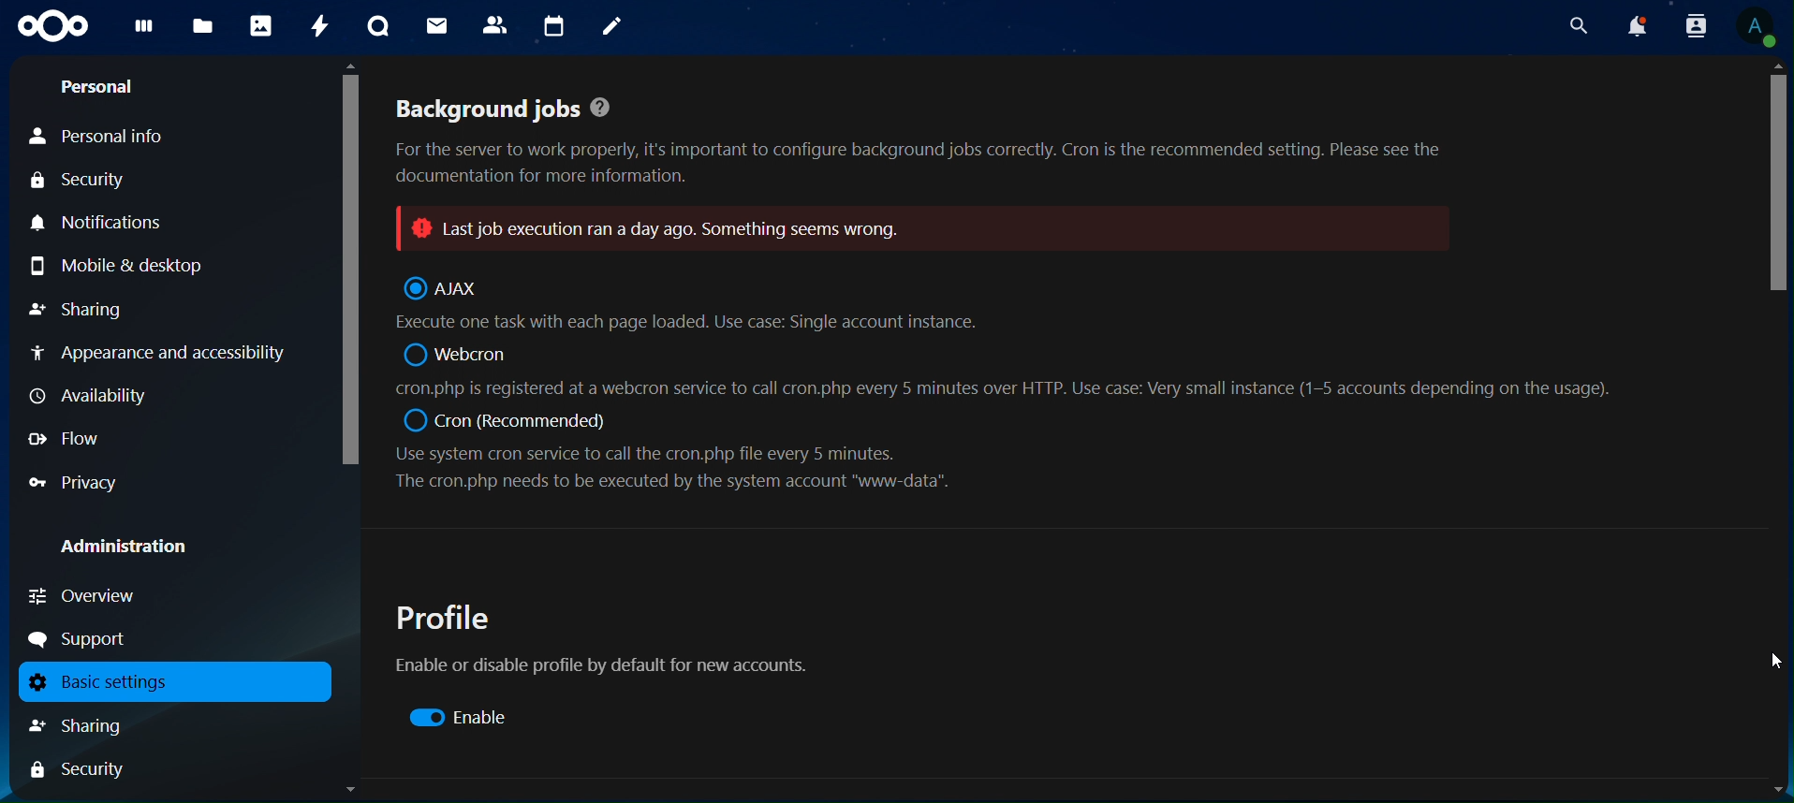 This screenshot has width=1794, height=803. Describe the element at coordinates (143, 264) in the screenshot. I see `mobile & desktop` at that location.